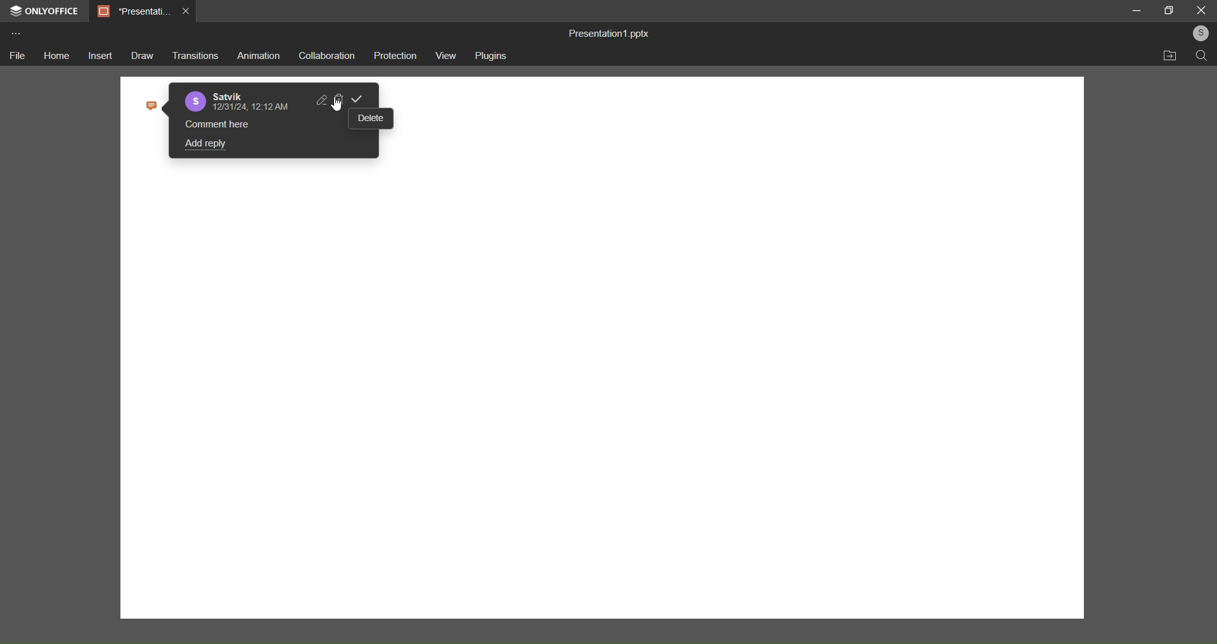 This screenshot has width=1217, height=644. I want to click on minimize, so click(1137, 10).